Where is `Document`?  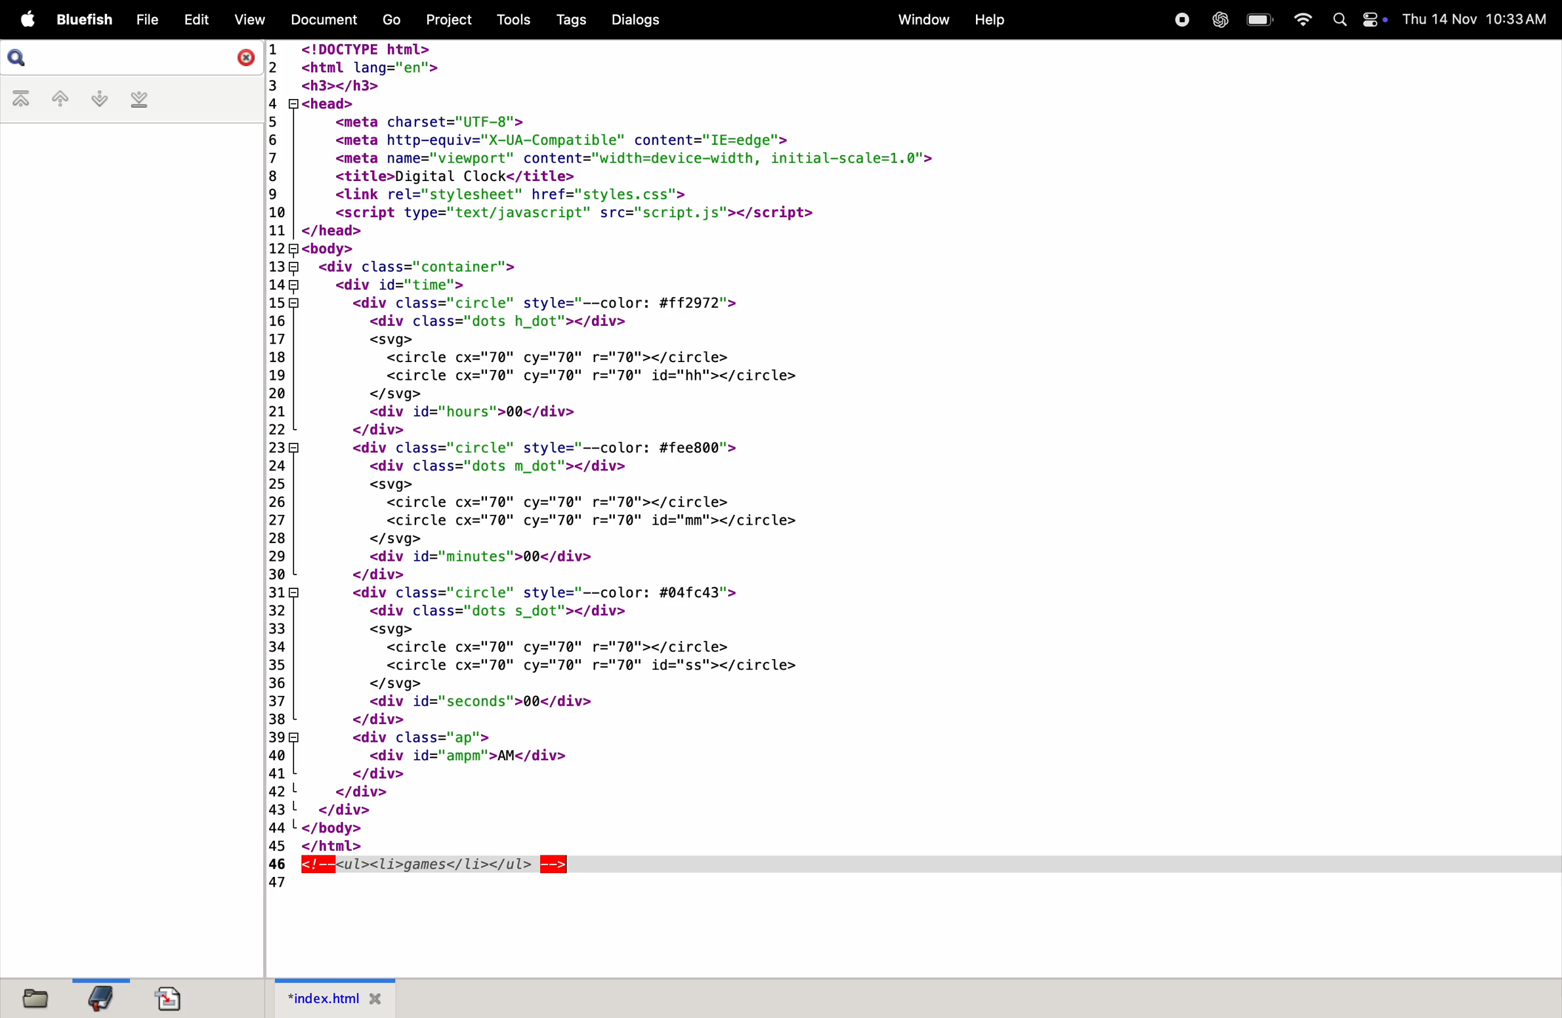
Document is located at coordinates (326, 18).